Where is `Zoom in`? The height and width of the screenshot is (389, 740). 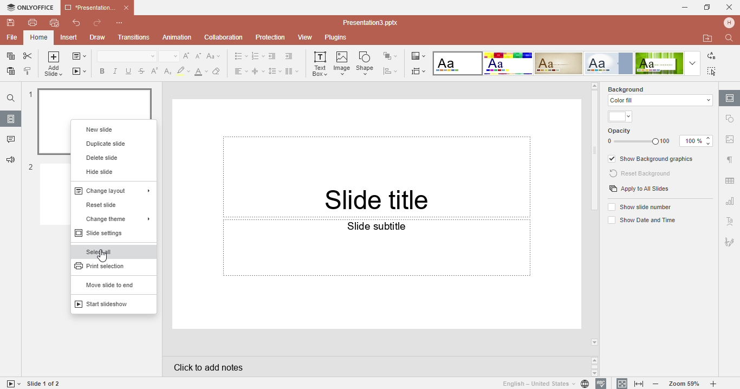
Zoom in is located at coordinates (716, 384).